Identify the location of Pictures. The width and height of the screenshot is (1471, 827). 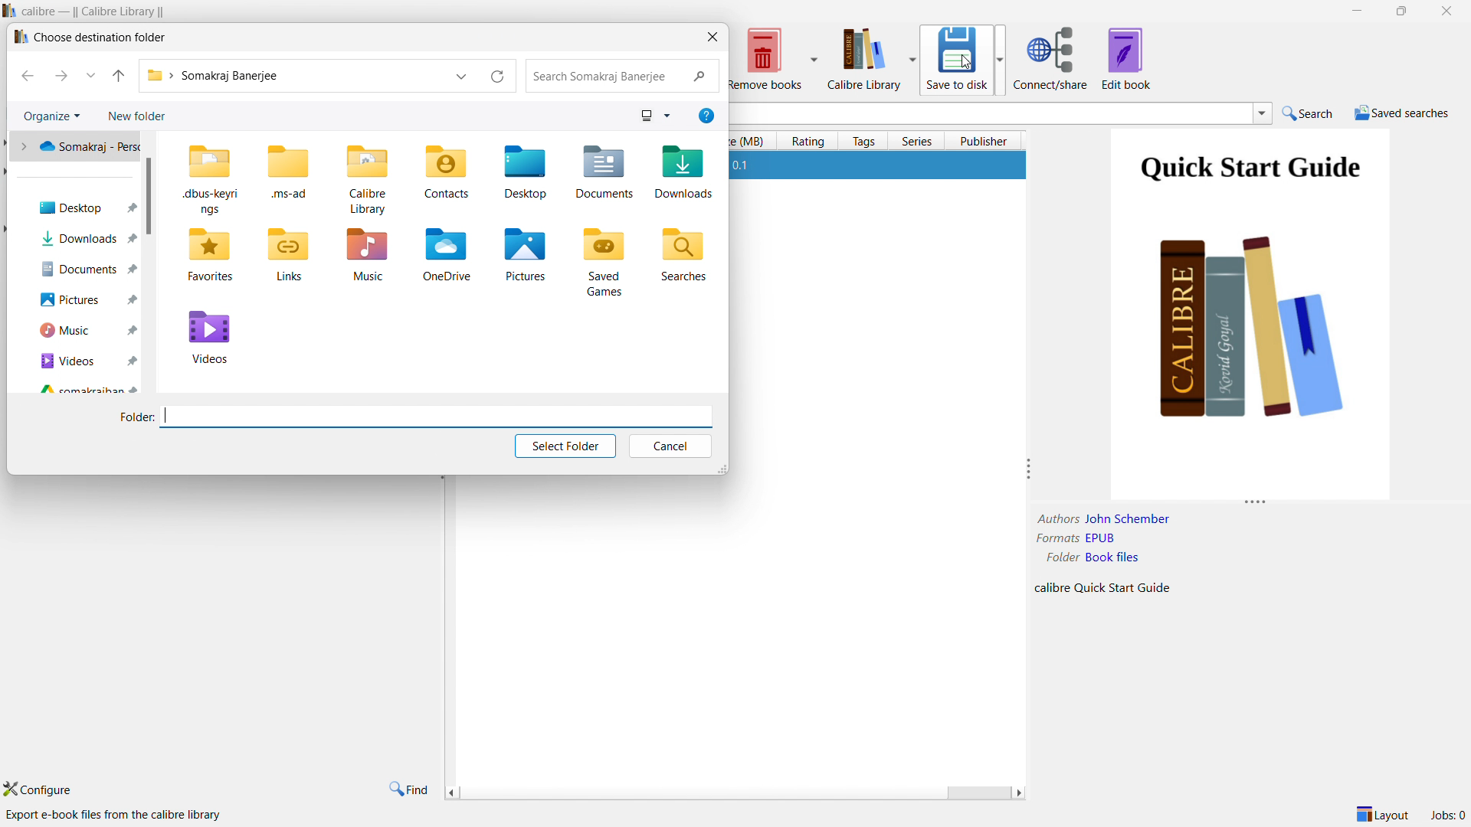
(84, 299).